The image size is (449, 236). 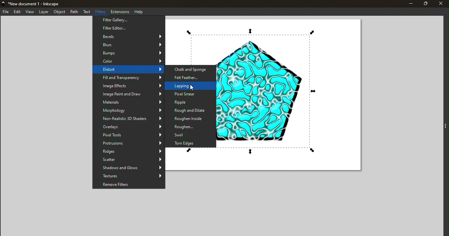 I want to click on Swirl, so click(x=191, y=134).